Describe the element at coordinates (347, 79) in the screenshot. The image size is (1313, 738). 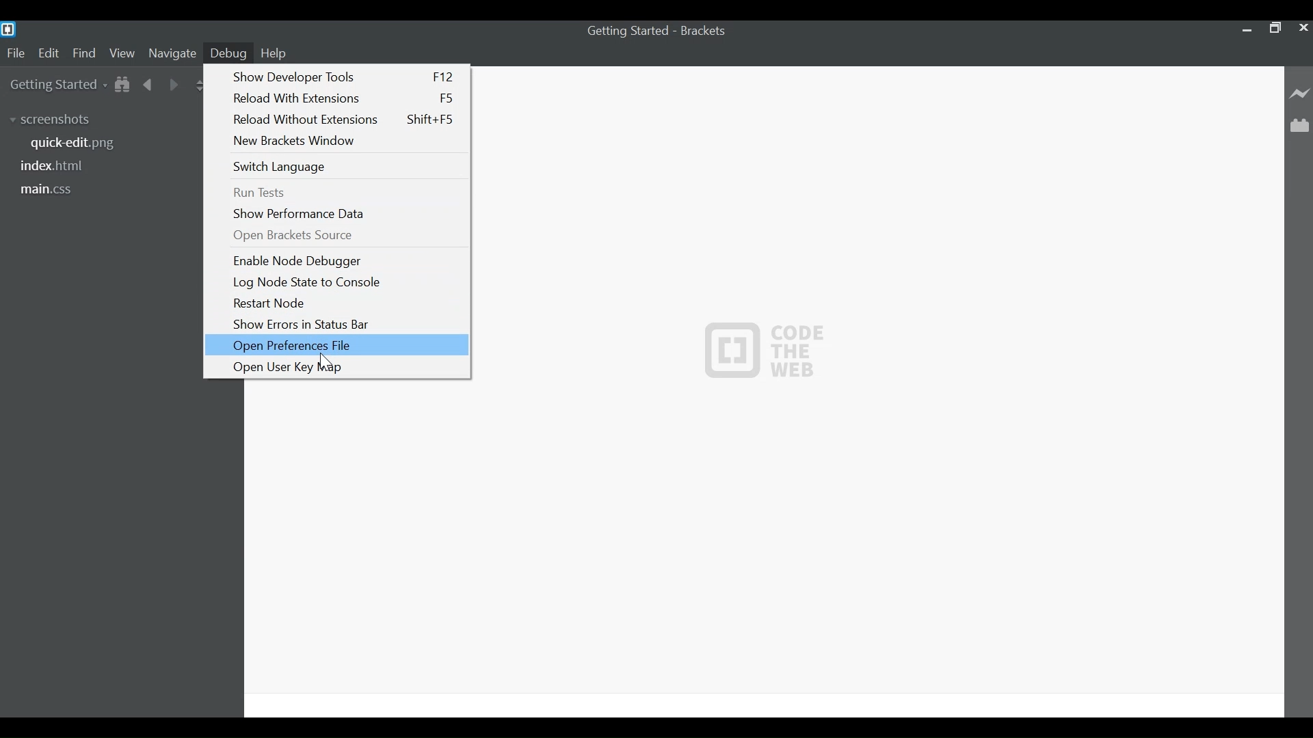
I see `Show Developer Tools` at that location.